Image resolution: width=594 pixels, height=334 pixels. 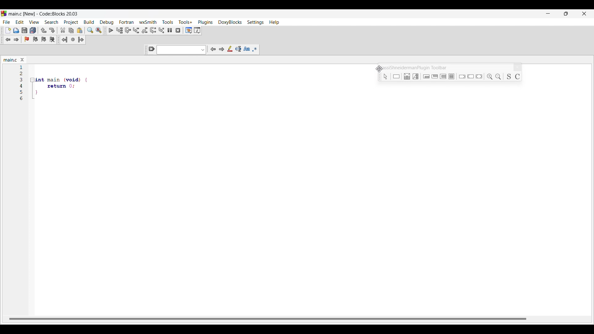 What do you see at coordinates (416, 67) in the screenshot?
I see `Toolbar title` at bounding box center [416, 67].